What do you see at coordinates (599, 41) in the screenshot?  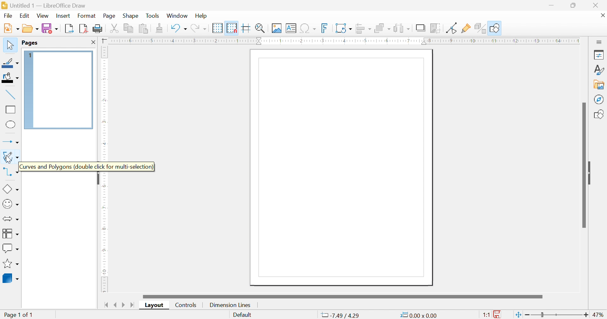 I see `slidebar settings` at bounding box center [599, 41].